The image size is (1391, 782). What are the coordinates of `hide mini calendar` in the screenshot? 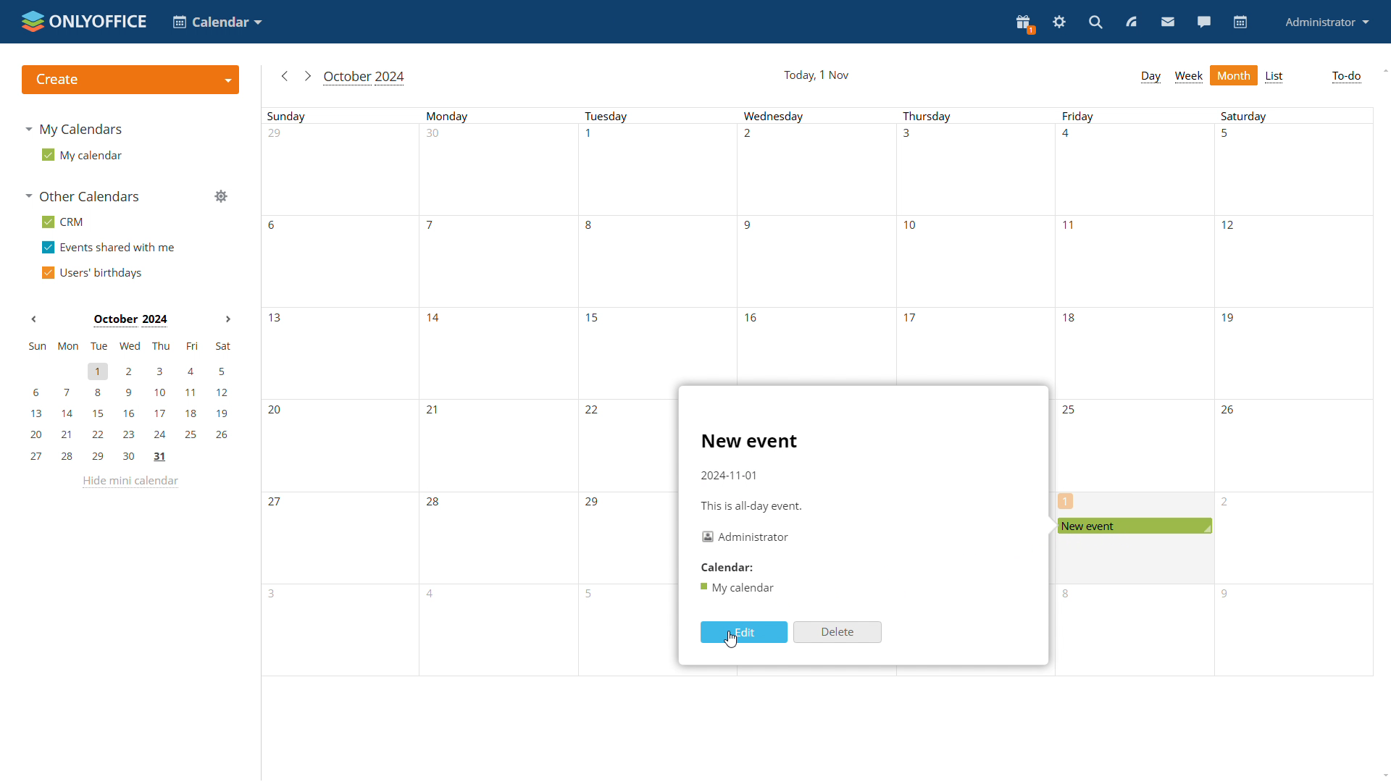 It's located at (133, 484).